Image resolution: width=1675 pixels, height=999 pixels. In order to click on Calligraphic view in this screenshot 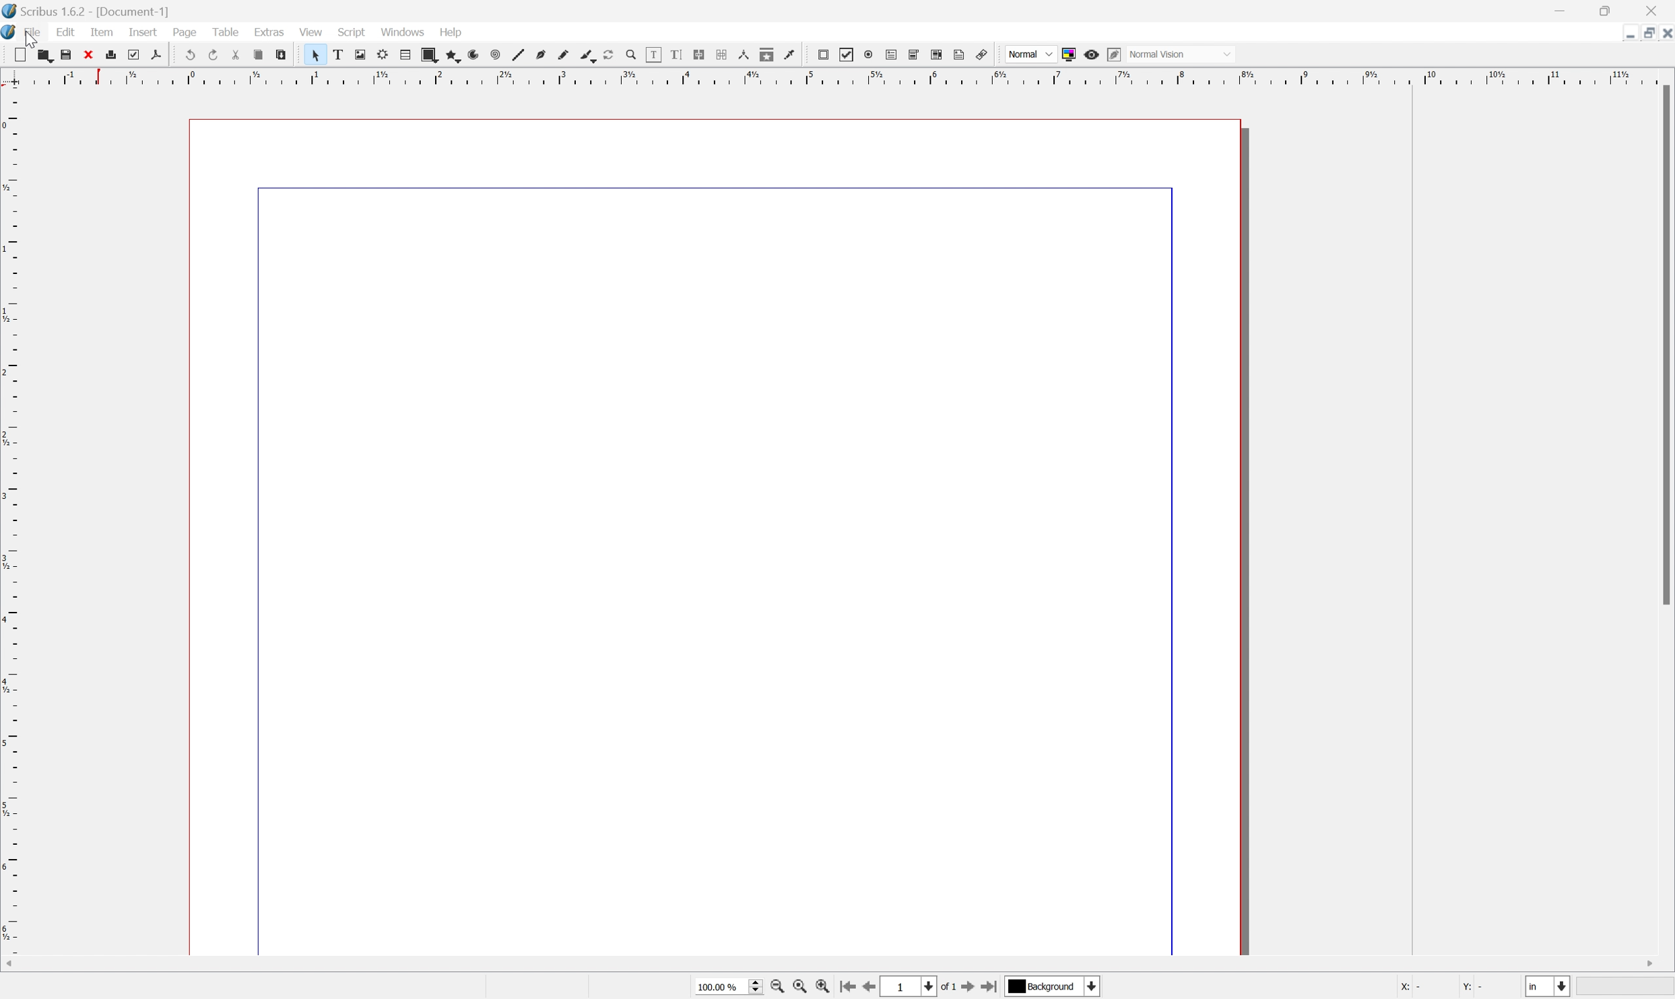, I will do `click(584, 55)`.